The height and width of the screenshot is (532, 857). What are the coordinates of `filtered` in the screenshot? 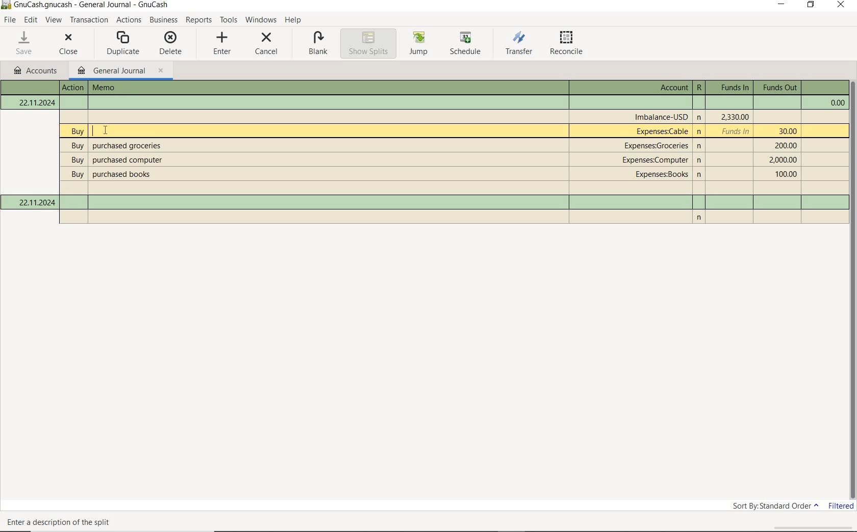 It's located at (841, 506).